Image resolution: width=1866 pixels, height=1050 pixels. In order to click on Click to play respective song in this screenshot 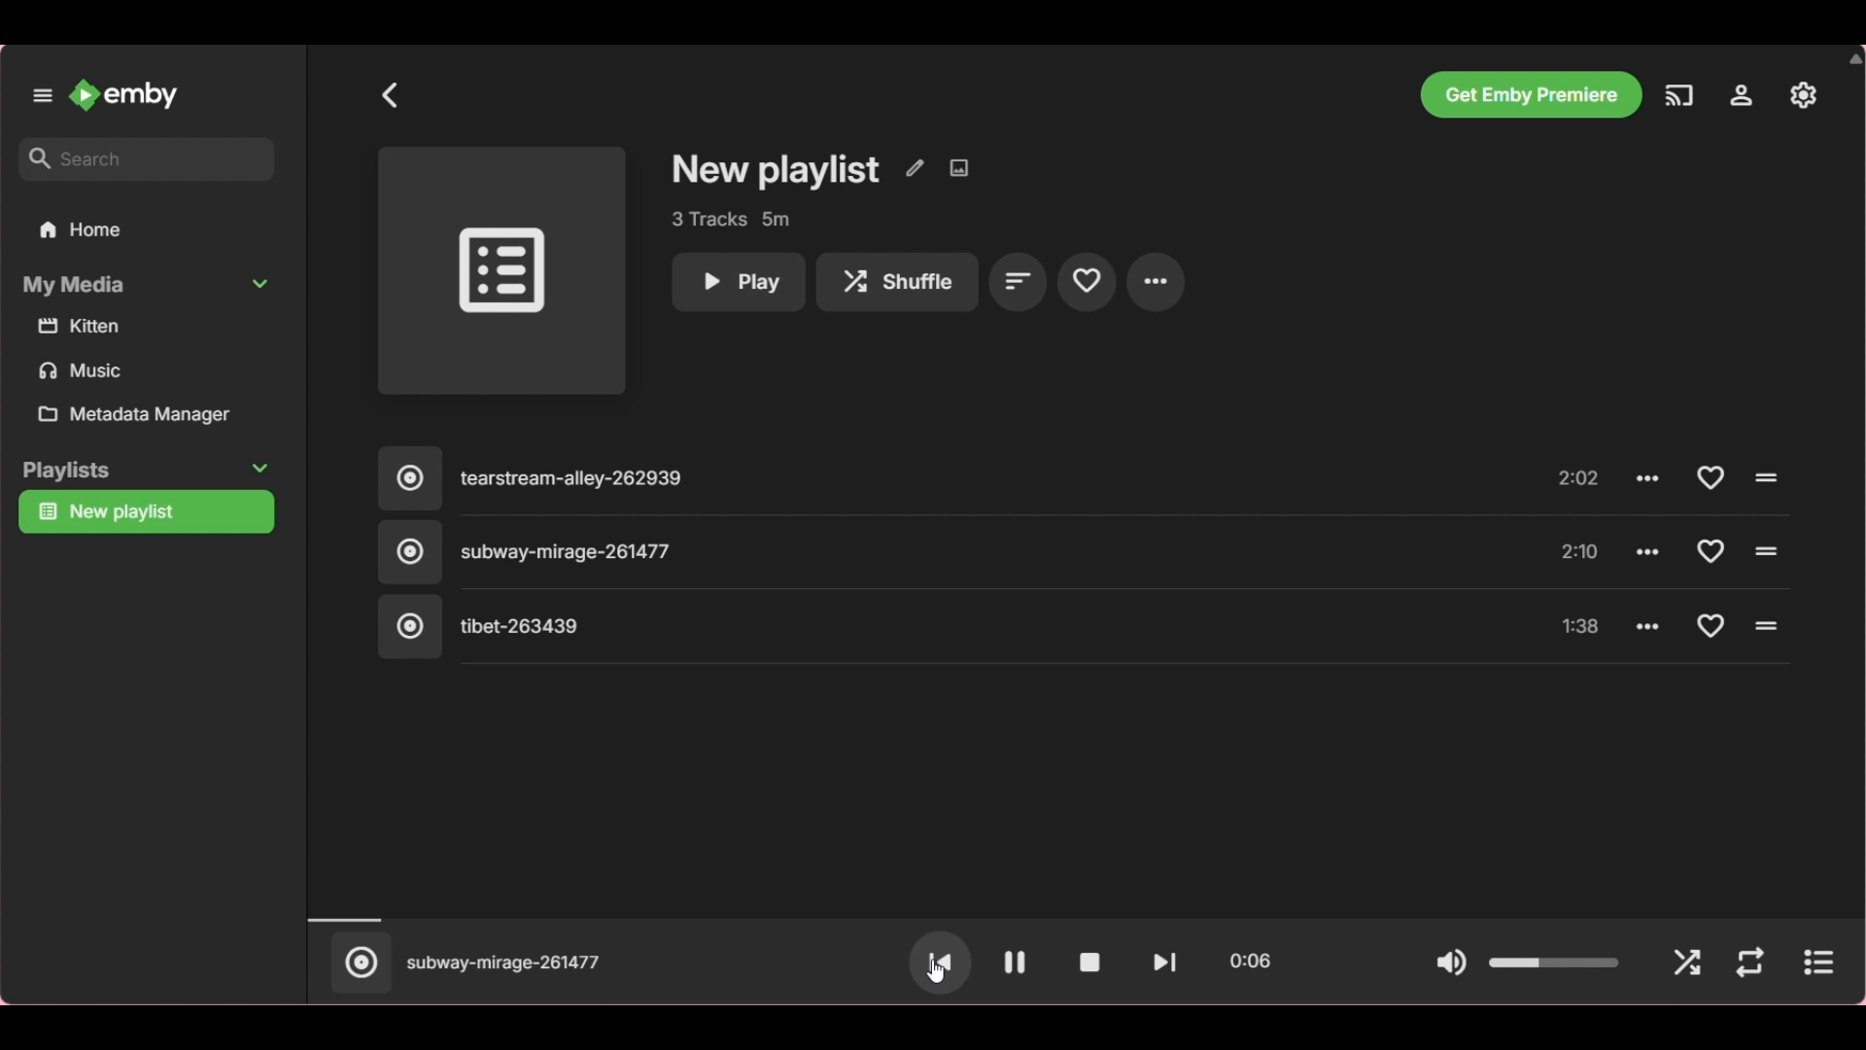, I will do `click(1764, 478)`.